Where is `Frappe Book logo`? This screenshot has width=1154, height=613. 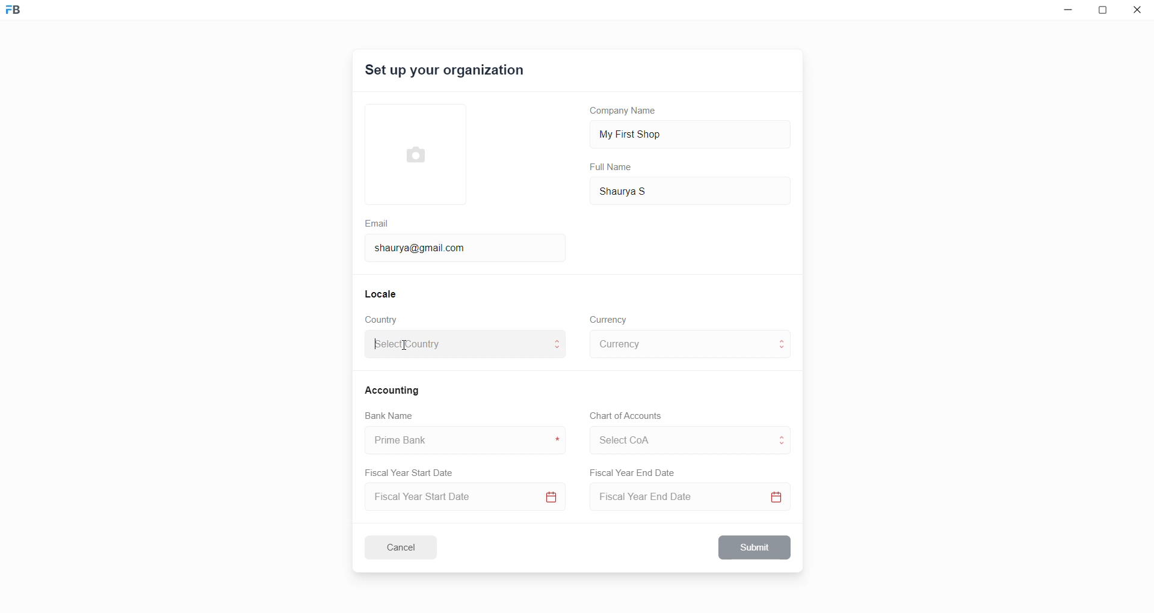
Frappe Book logo is located at coordinates (23, 15).